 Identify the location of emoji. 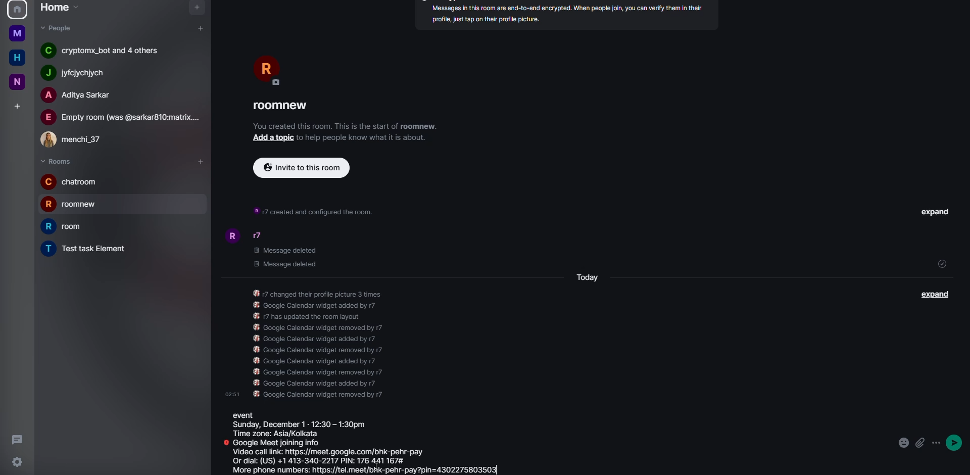
(903, 441).